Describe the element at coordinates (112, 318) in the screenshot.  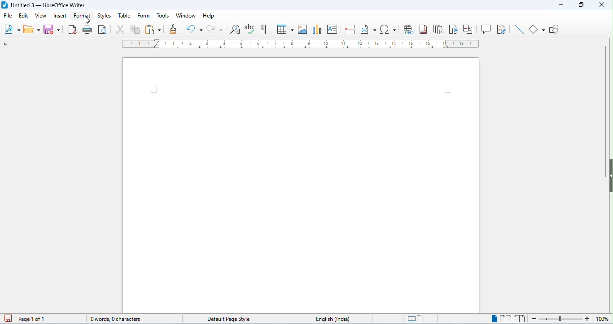
I see `0 words, 0 characters` at that location.